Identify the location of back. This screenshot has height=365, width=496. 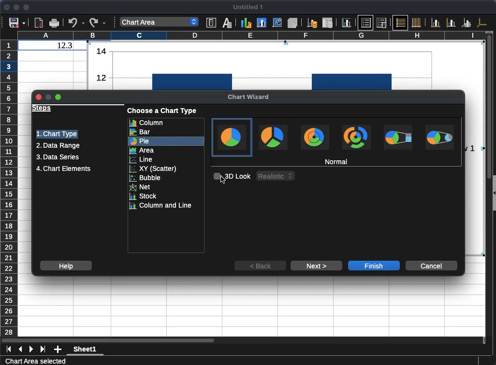
(260, 266).